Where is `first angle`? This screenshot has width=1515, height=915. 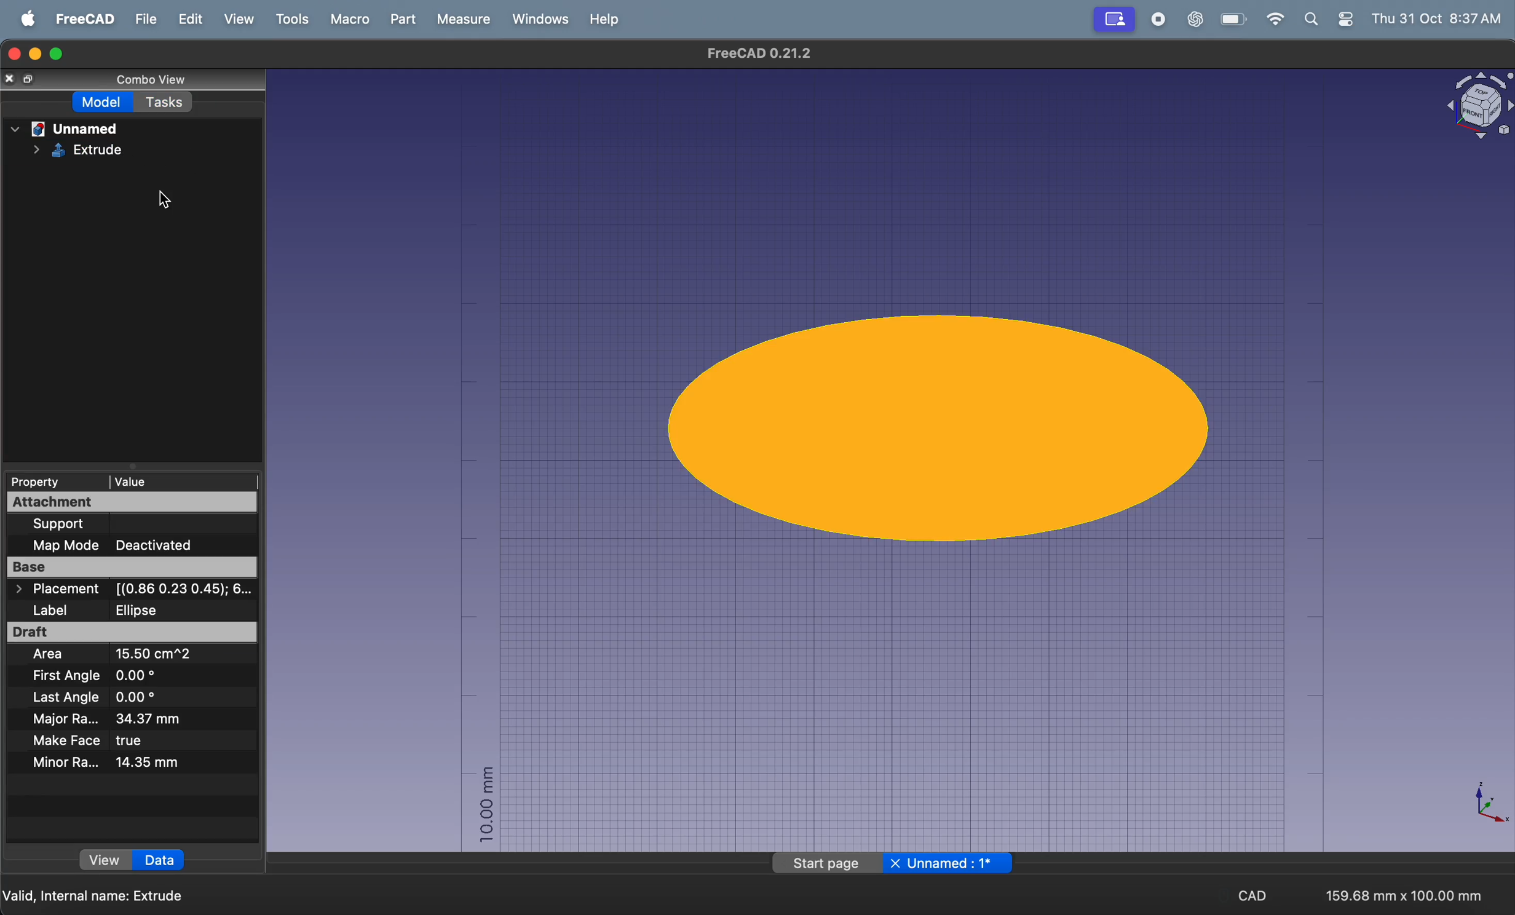
first angle is located at coordinates (116, 676).